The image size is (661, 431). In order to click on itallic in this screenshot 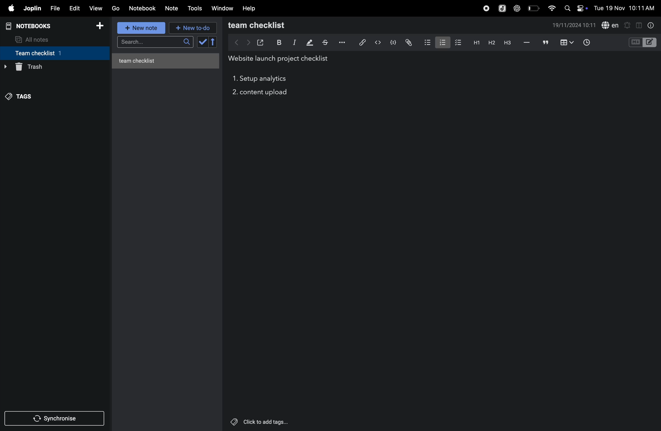, I will do `click(294, 42)`.